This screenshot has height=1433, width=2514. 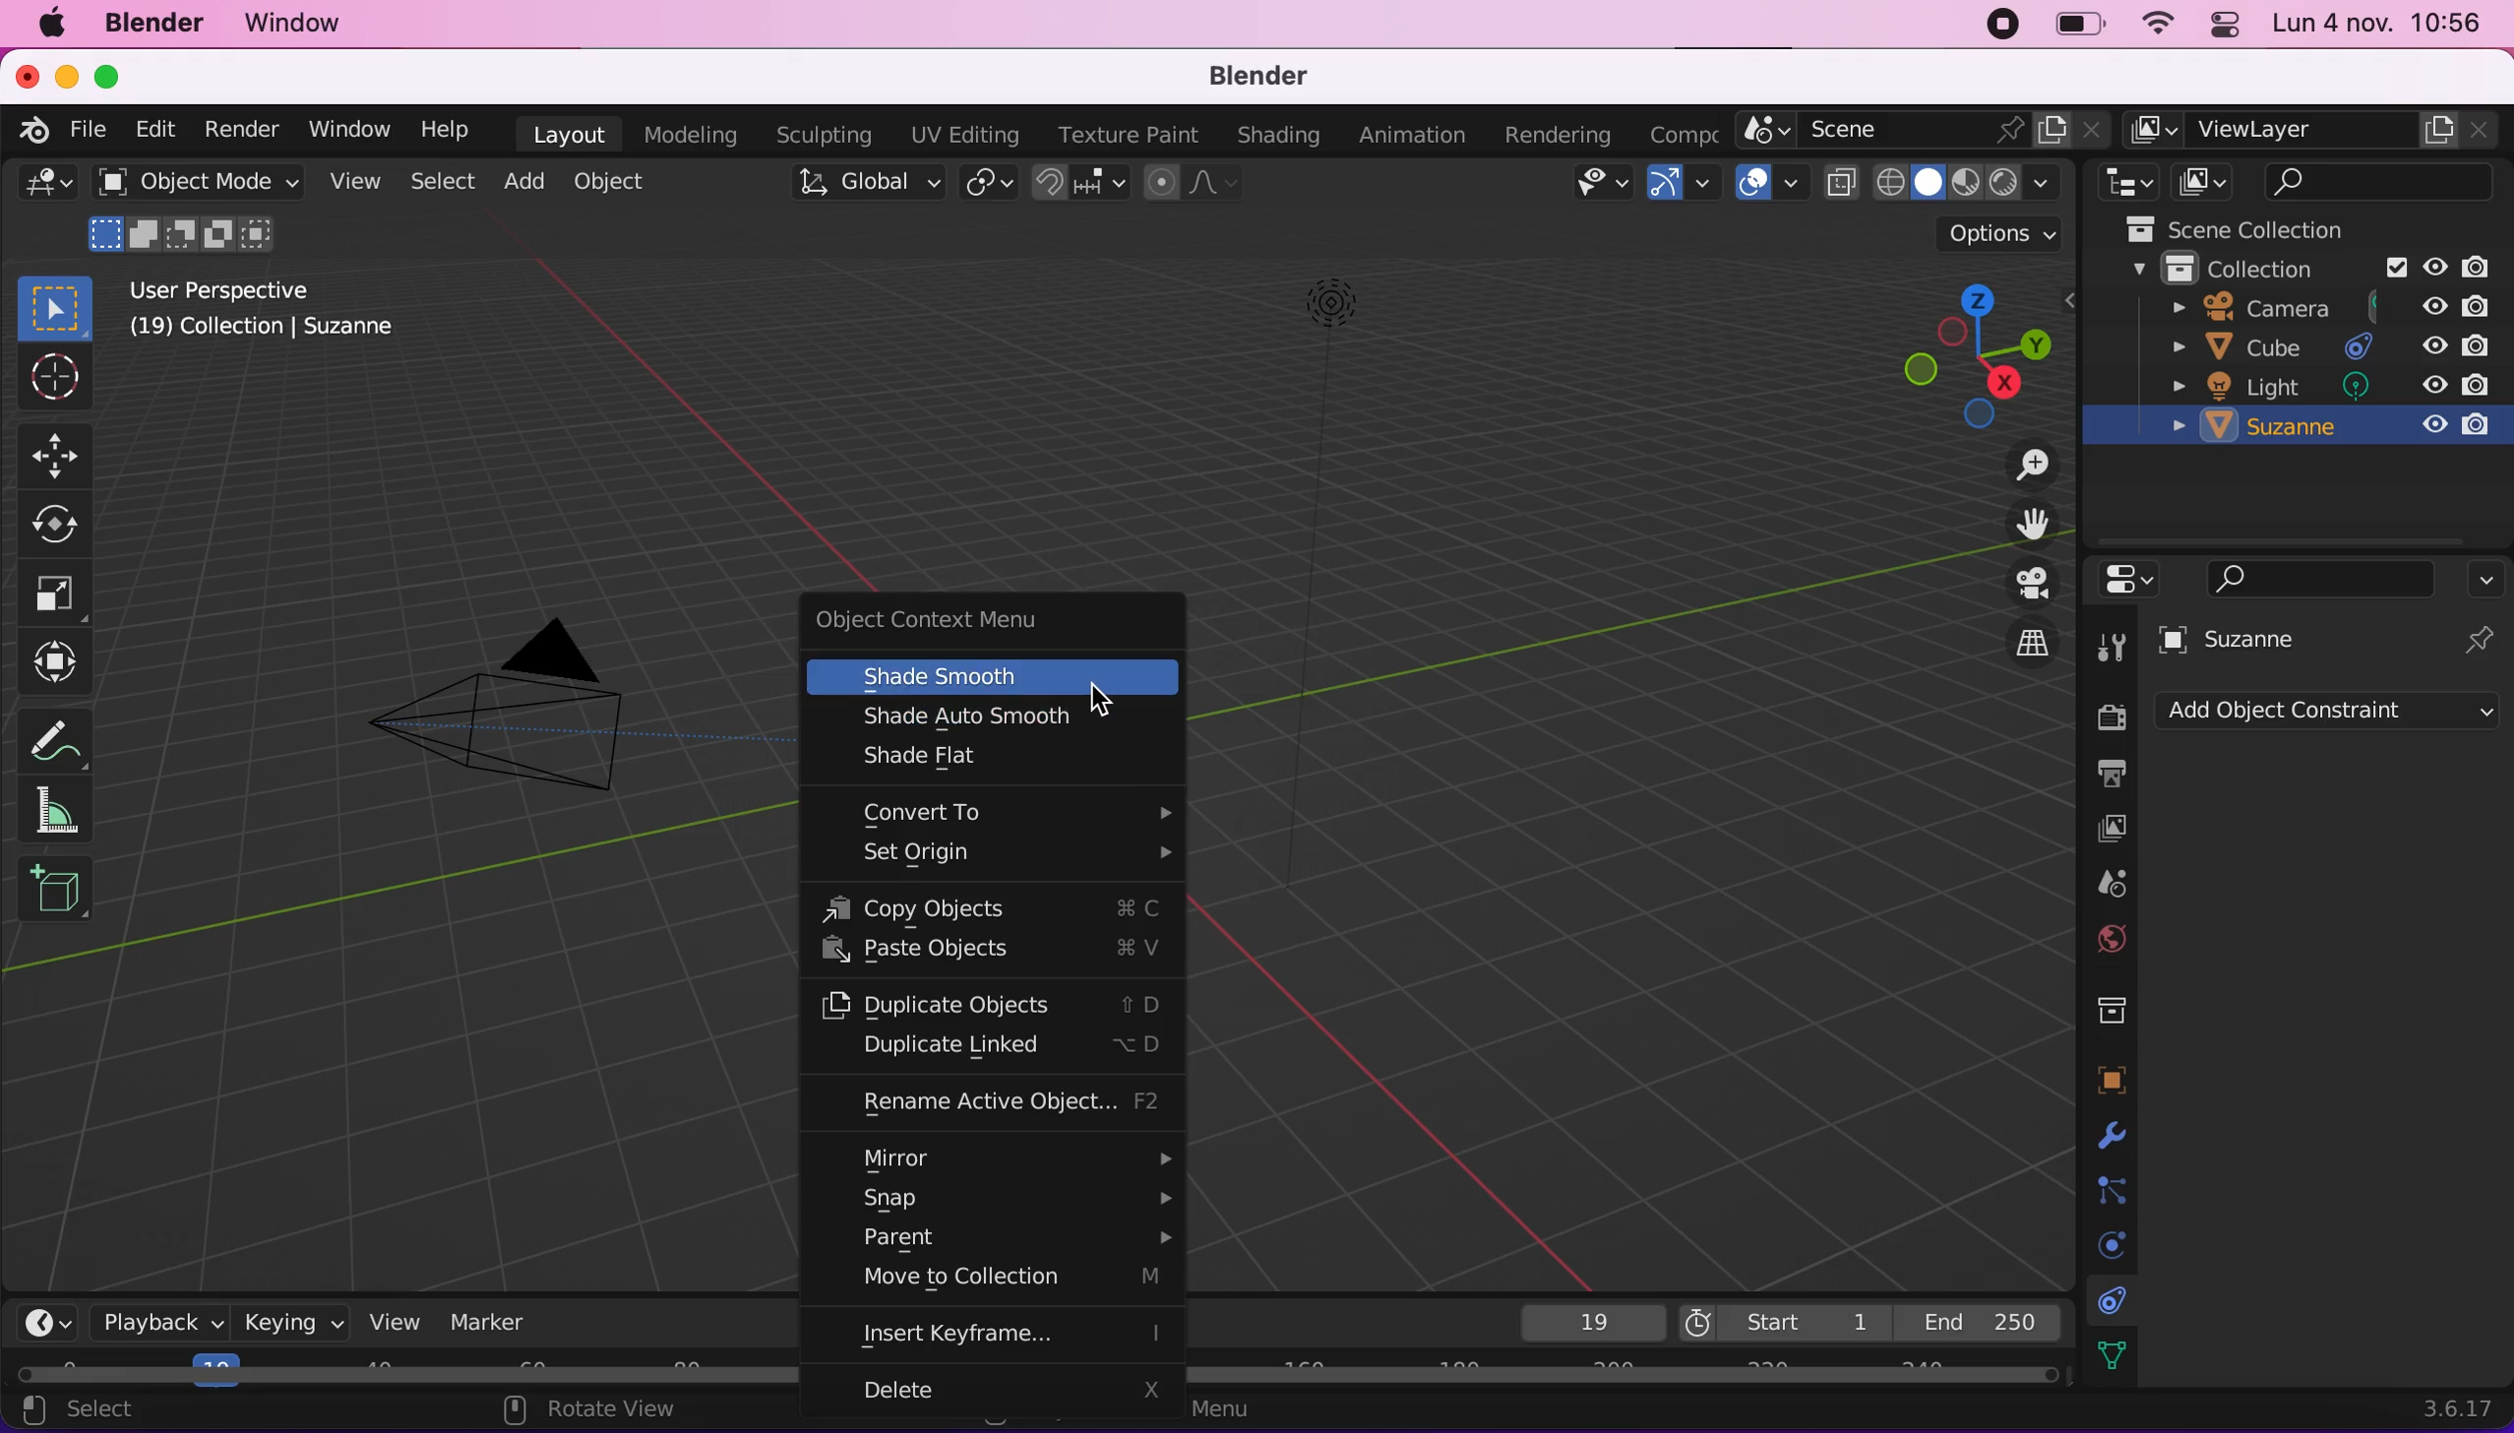 I want to click on options, so click(x=2490, y=579).